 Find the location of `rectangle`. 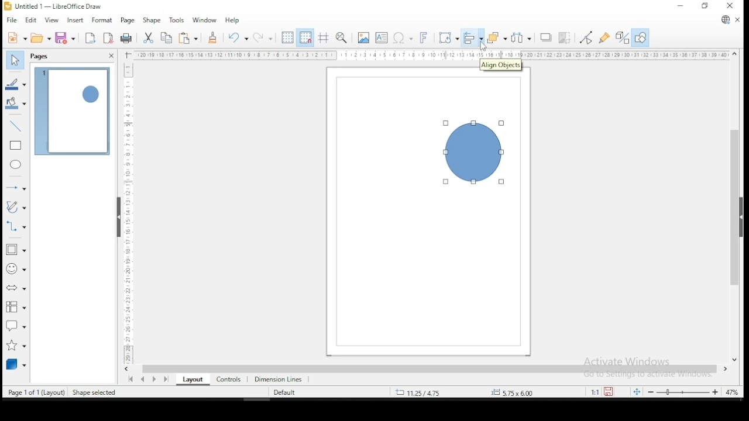

rectangle is located at coordinates (16, 146).